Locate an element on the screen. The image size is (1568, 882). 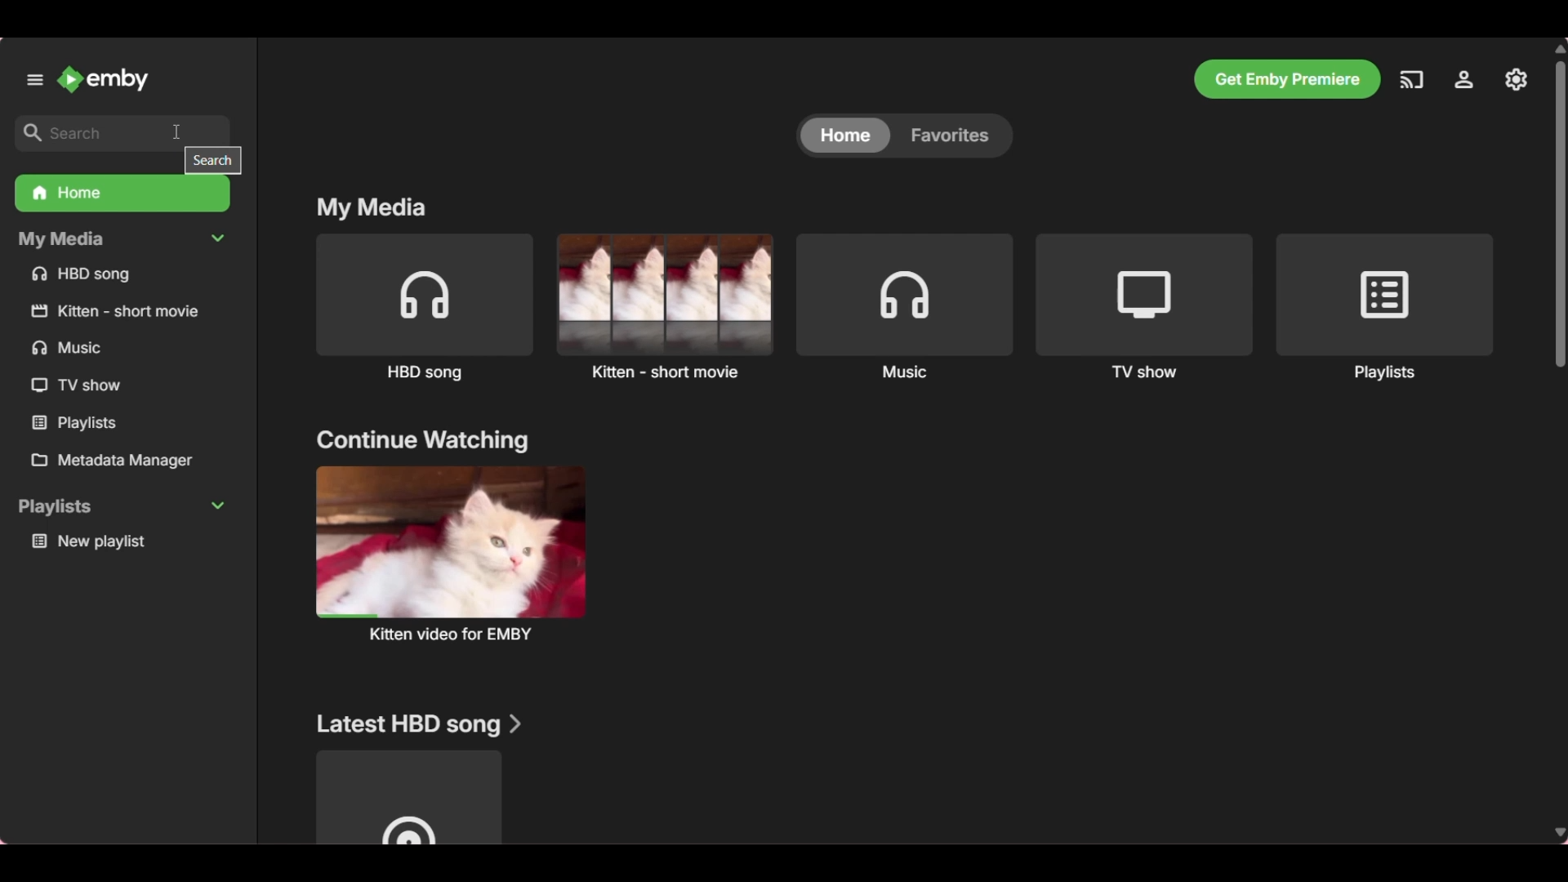
Favorites is located at coordinates (955, 135).